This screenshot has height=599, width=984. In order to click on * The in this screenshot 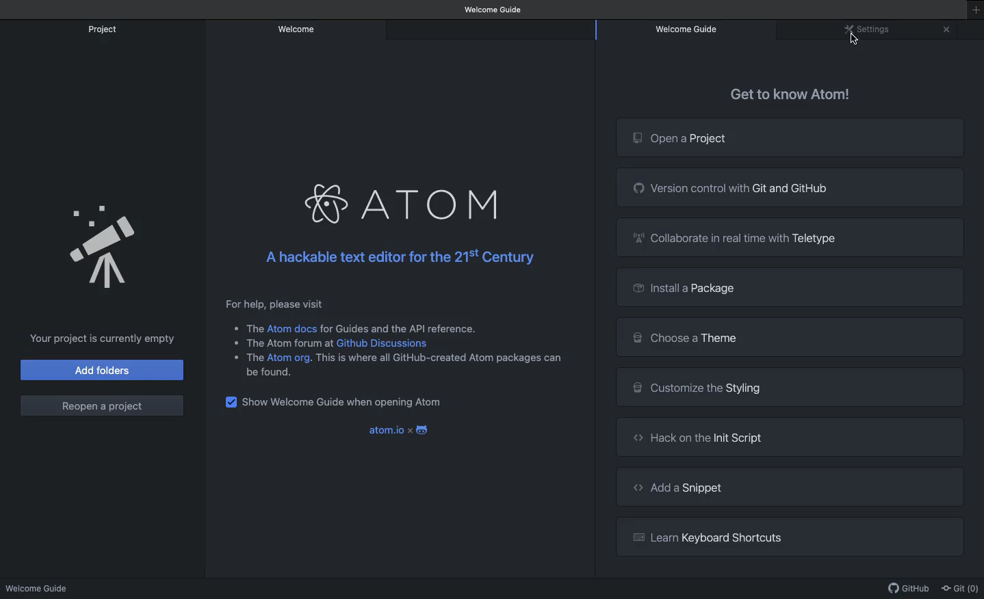, I will do `click(245, 356)`.